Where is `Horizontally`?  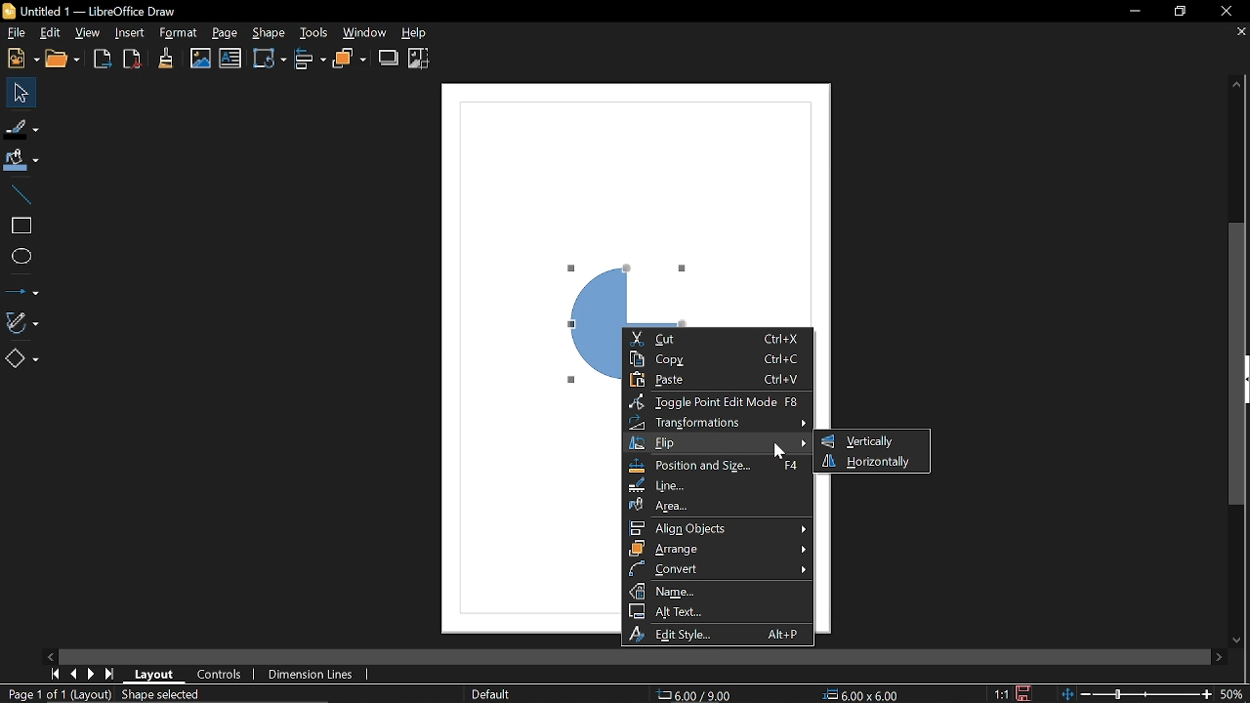 Horizontally is located at coordinates (868, 462).